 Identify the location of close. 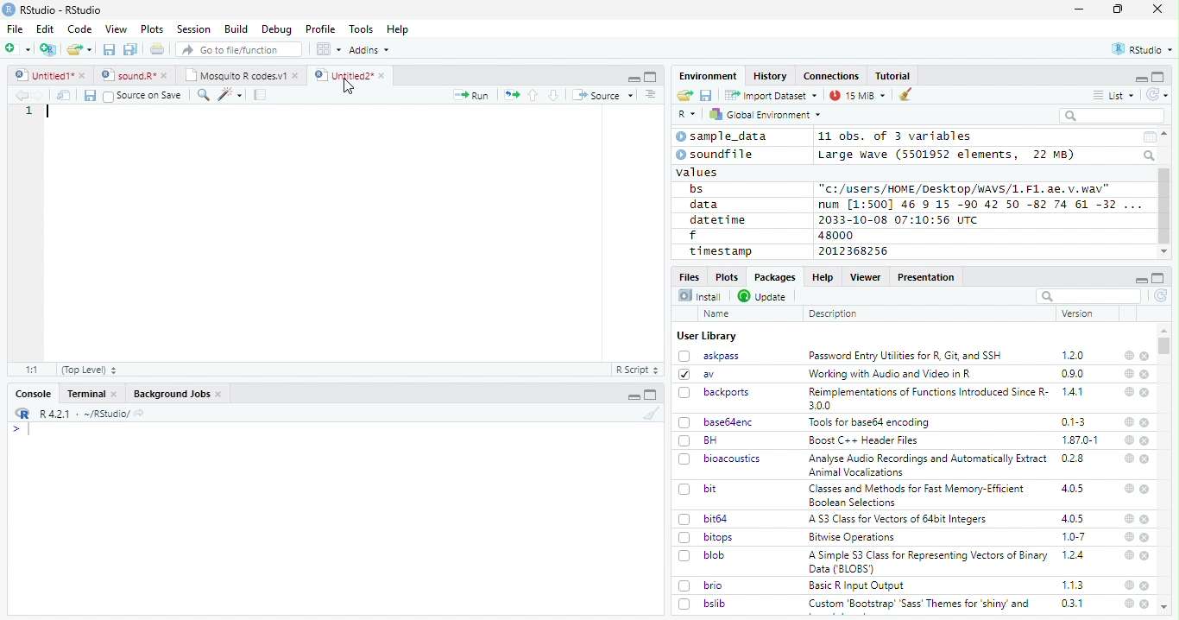
(1144, 422).